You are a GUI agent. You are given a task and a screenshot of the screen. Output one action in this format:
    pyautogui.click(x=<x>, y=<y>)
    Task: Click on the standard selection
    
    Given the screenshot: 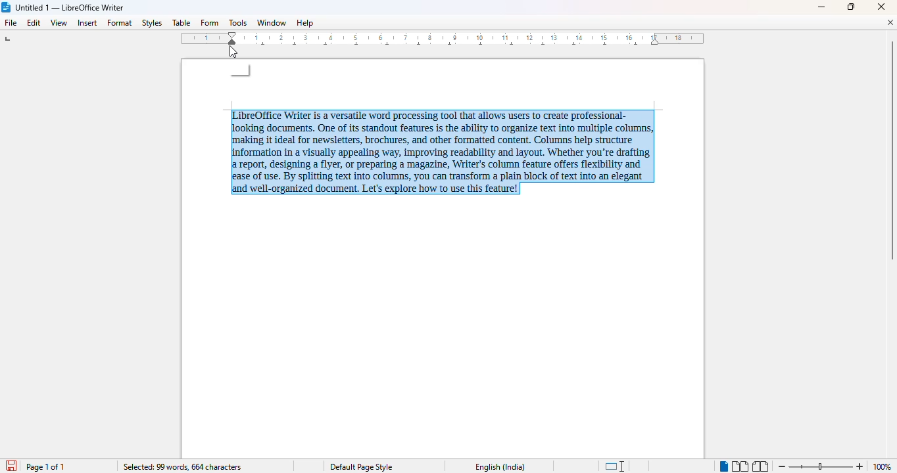 What is the action you would take?
    pyautogui.click(x=616, y=466)
    